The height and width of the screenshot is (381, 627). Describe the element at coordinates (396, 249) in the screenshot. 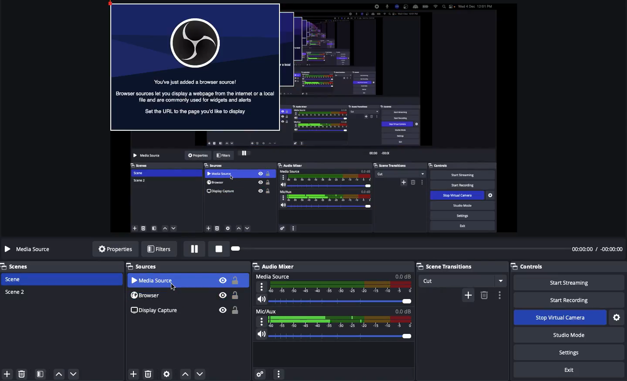

I see `Play` at that location.